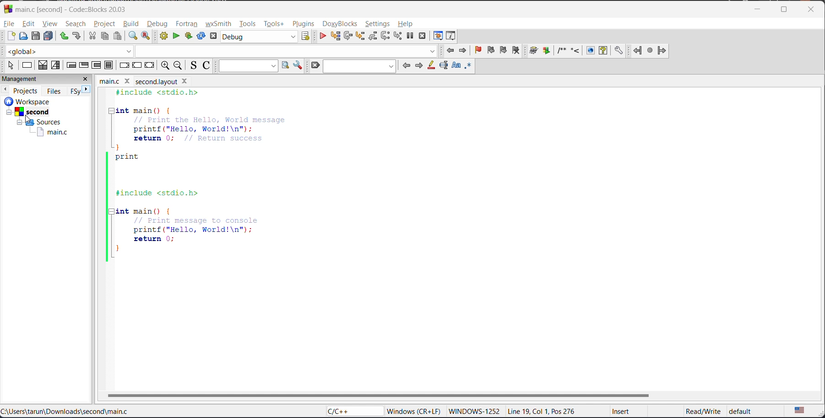 The width and height of the screenshot is (825, 418). I want to click on toggle comments, so click(207, 67).